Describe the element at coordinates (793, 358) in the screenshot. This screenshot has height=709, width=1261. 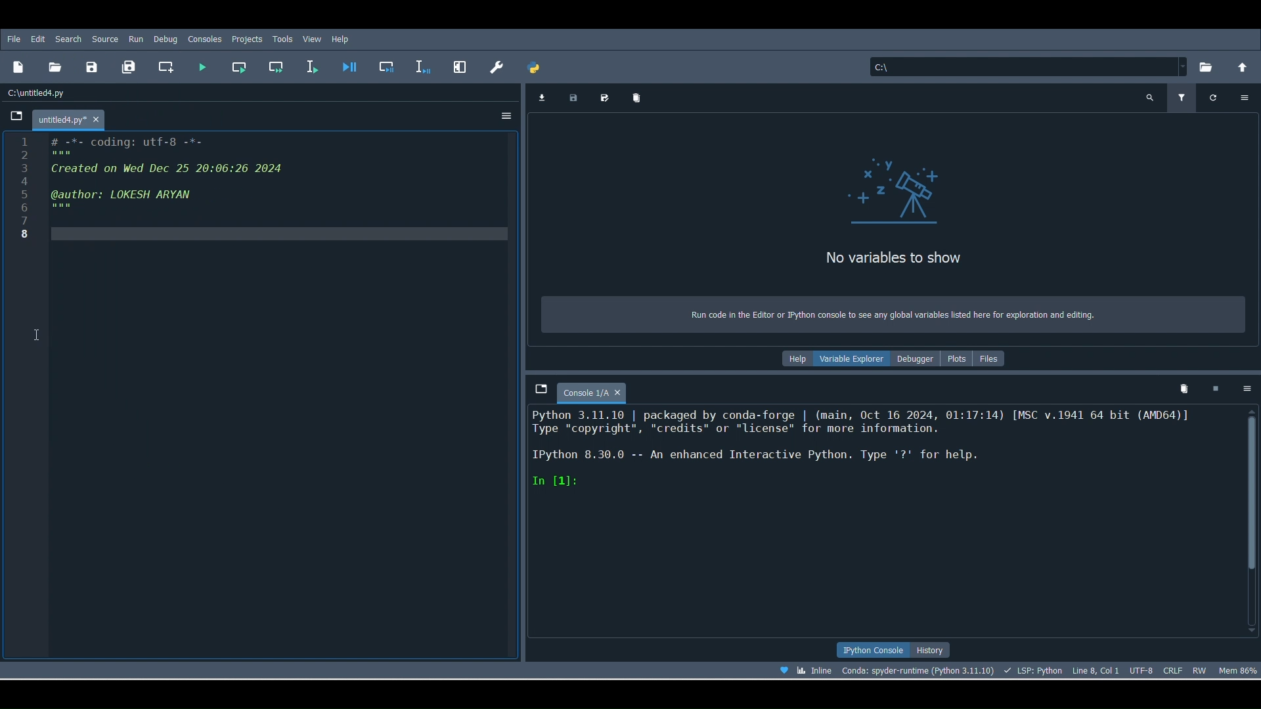
I see `Help` at that location.